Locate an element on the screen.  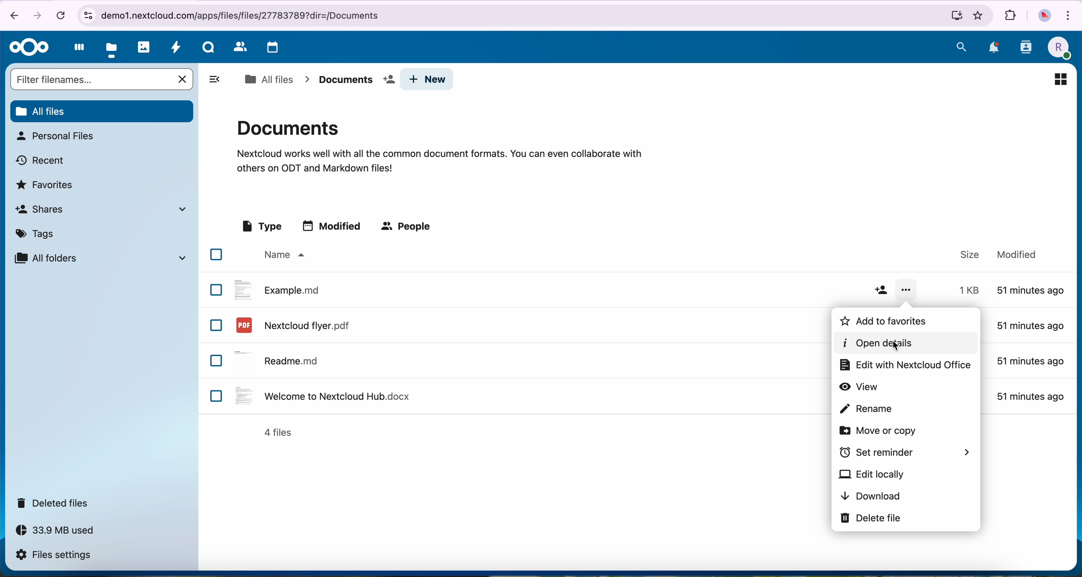
size is located at coordinates (966, 291).